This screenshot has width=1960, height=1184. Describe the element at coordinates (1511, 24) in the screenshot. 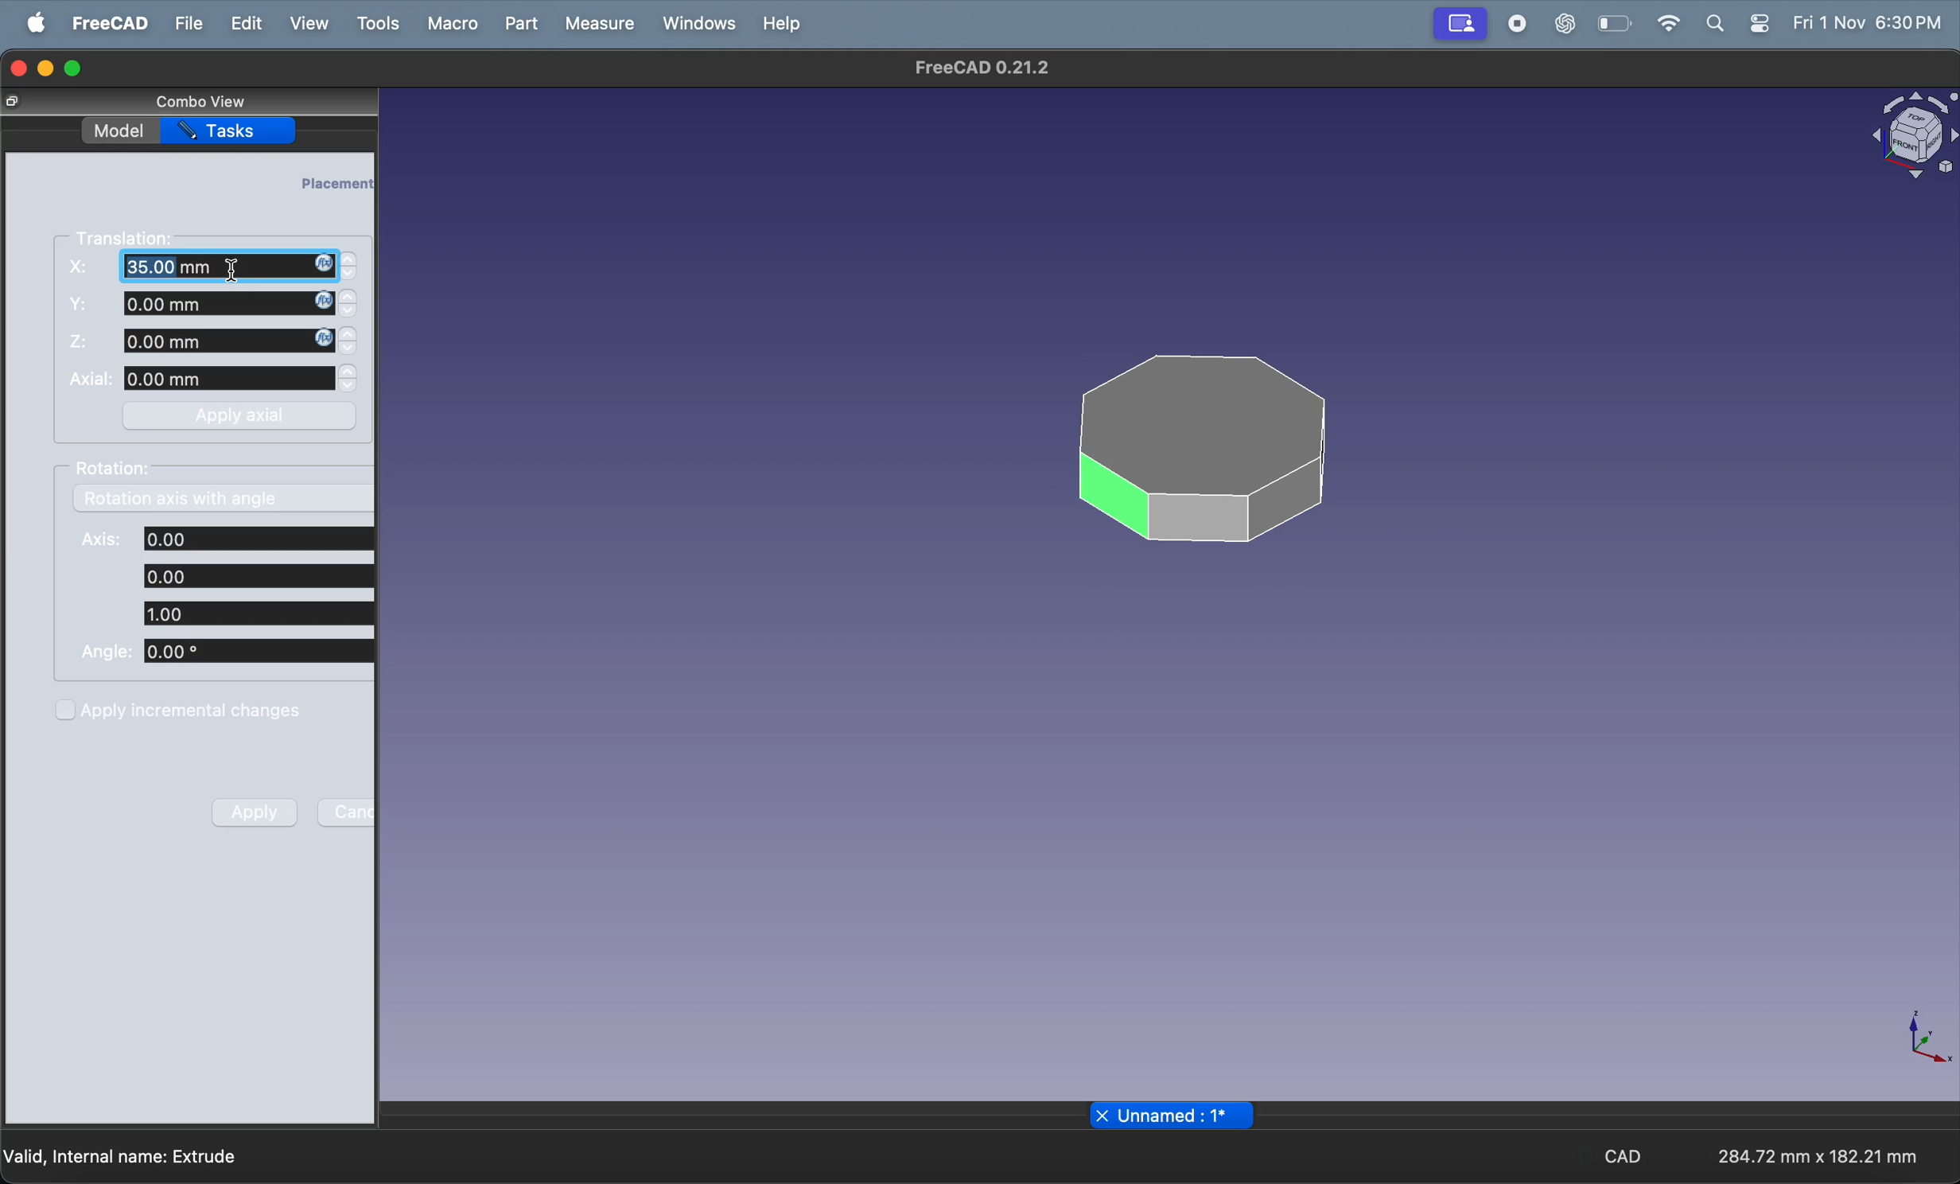

I see `record` at that location.